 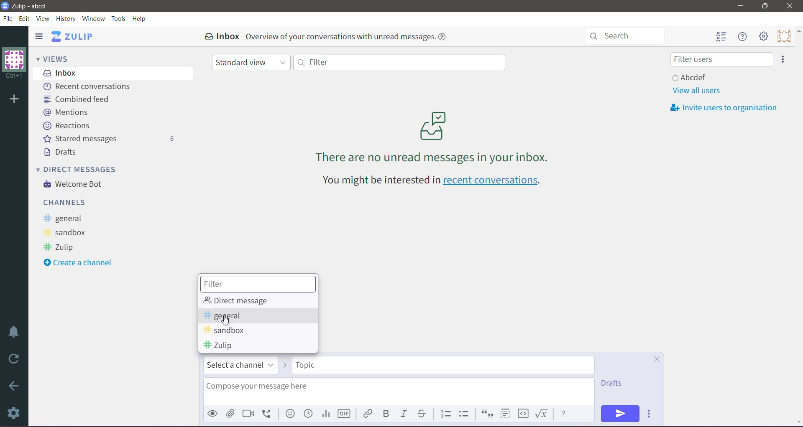 I want to click on Send, so click(x=620, y=414).